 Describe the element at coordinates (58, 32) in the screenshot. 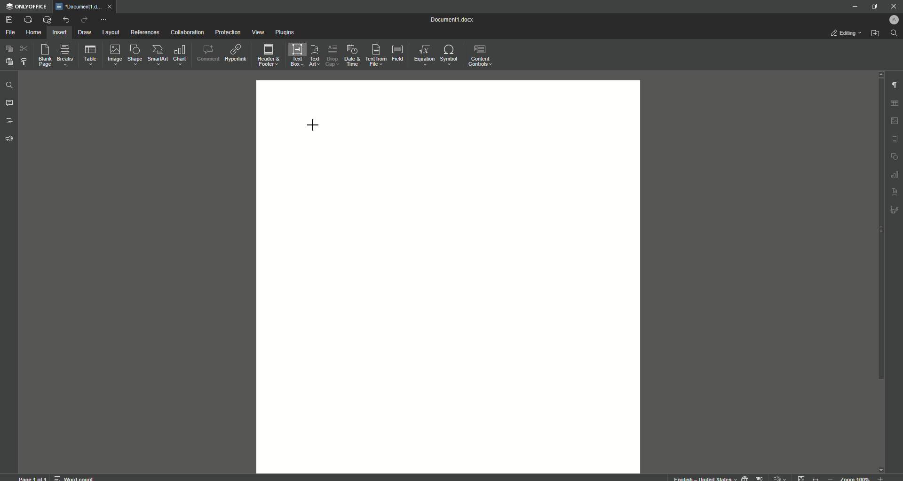

I see `Insert` at that location.